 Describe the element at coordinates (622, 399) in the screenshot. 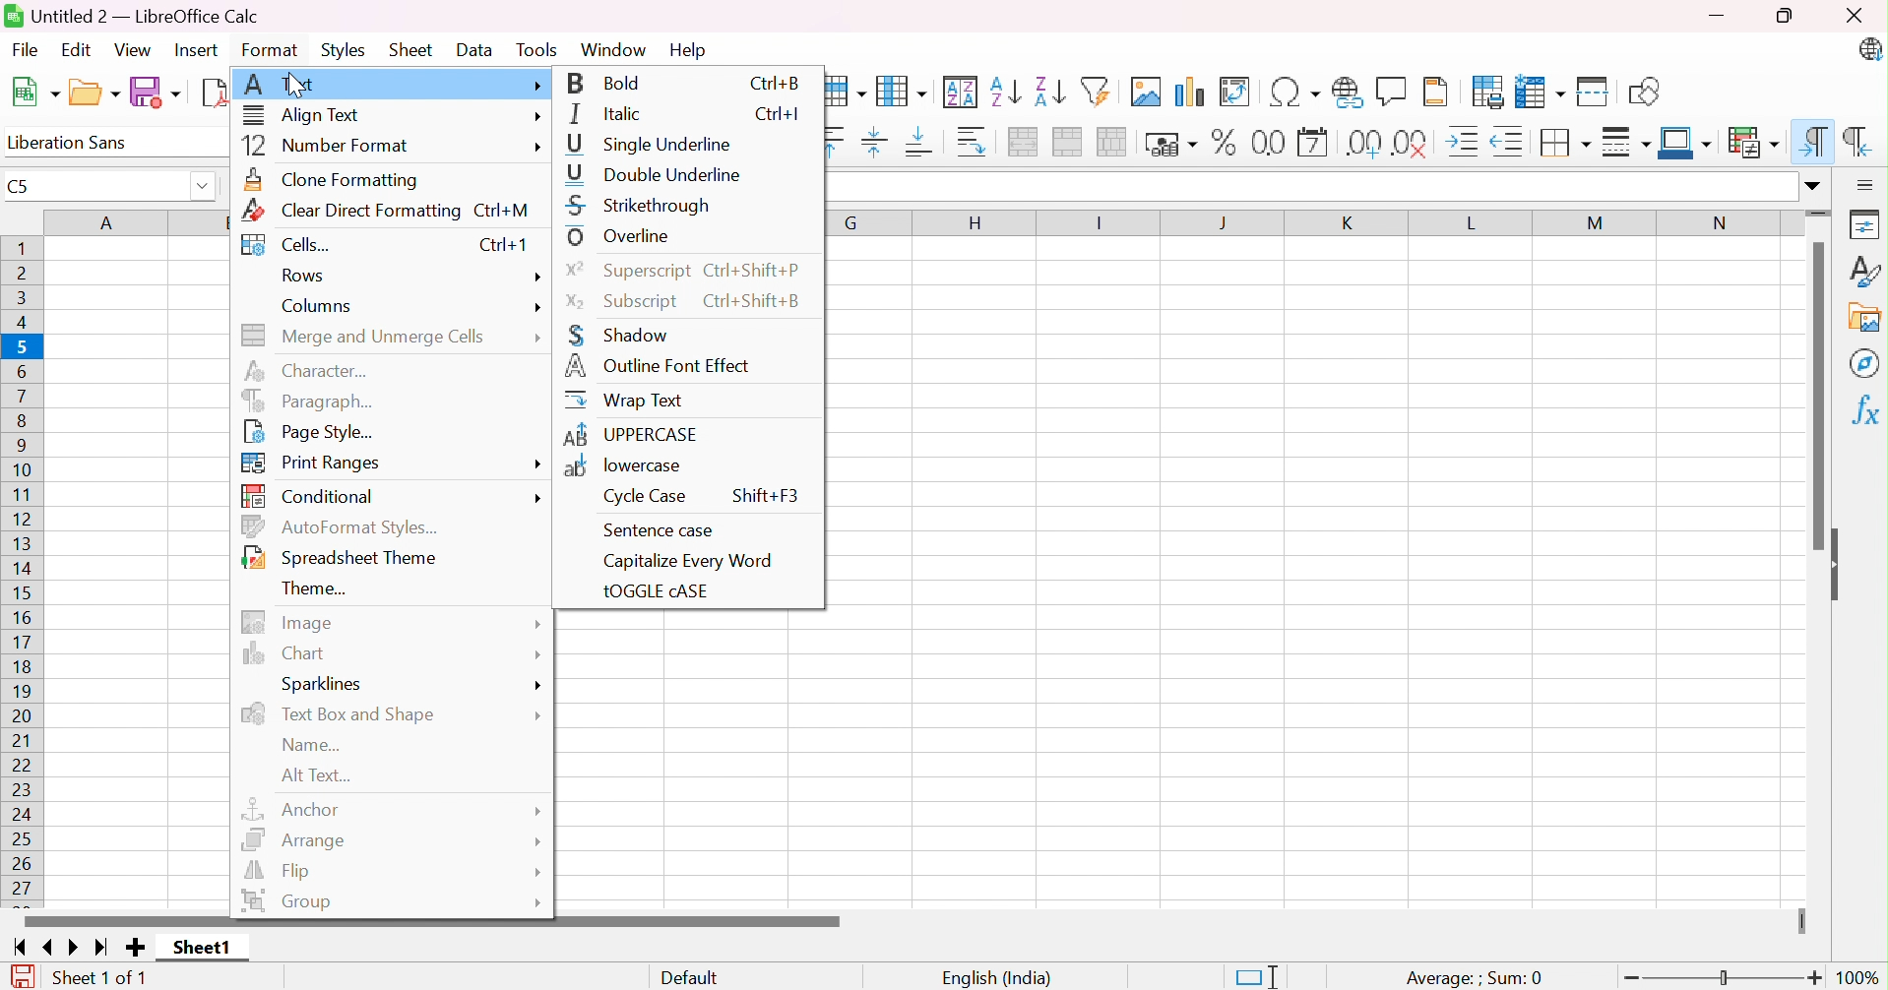

I see `Wrap Text` at that location.